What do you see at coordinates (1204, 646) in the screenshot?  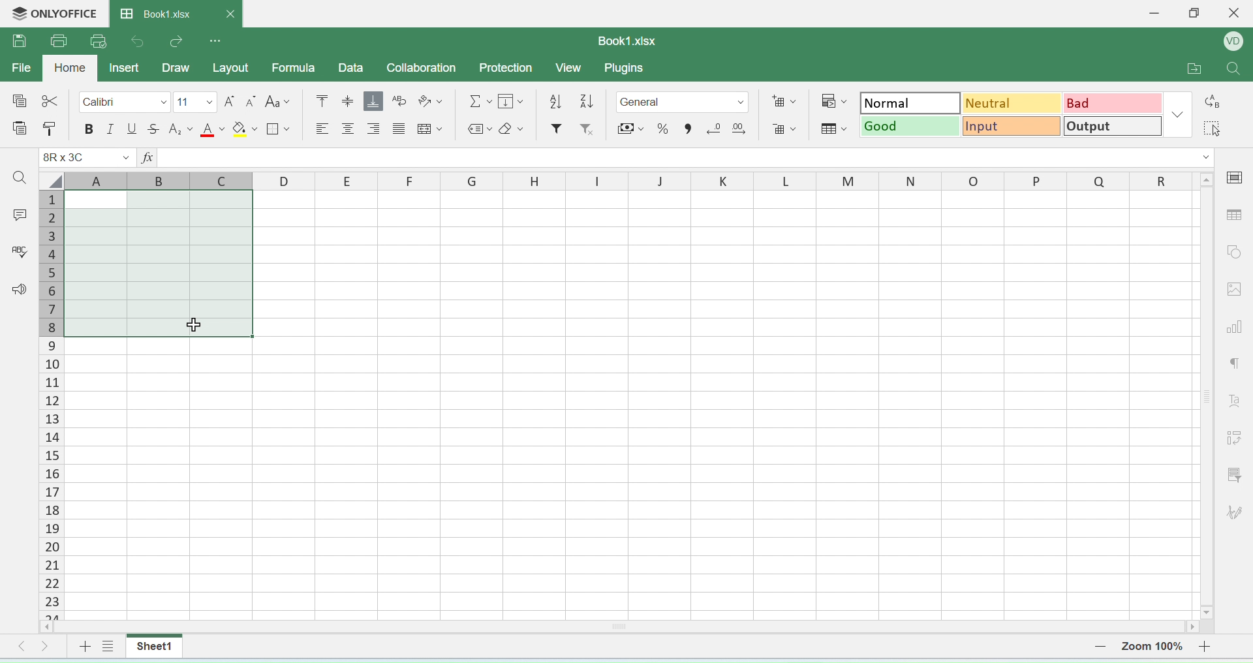 I see `zoom in` at bounding box center [1204, 646].